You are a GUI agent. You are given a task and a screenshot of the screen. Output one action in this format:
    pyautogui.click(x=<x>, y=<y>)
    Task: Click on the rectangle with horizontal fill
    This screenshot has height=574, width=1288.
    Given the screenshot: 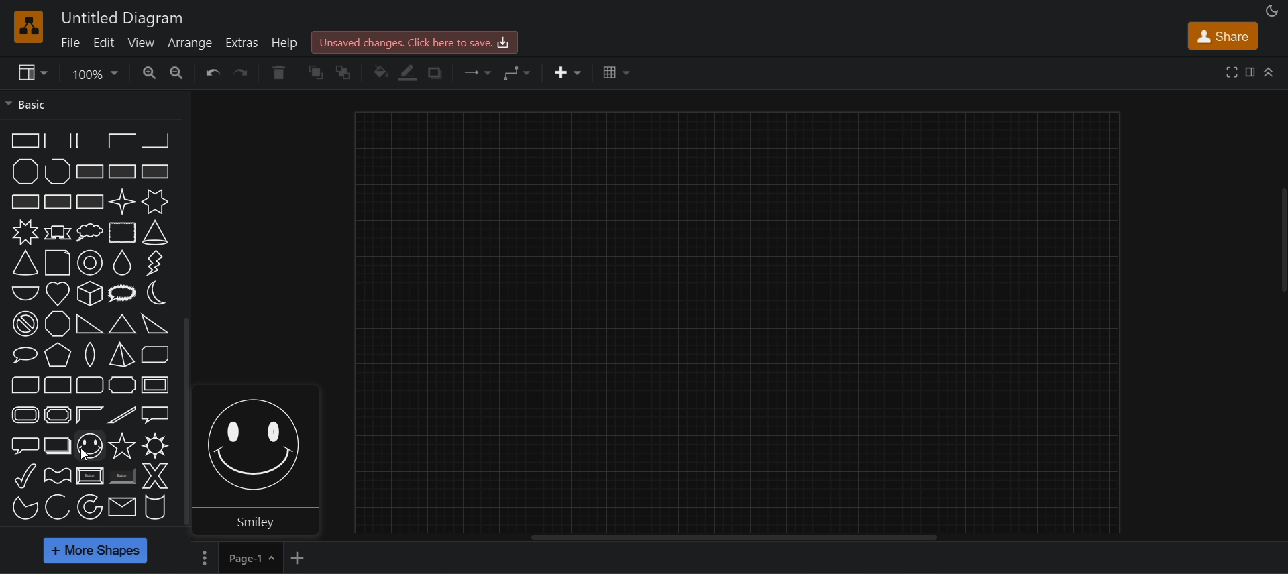 What is the action you would take?
    pyautogui.click(x=157, y=170)
    